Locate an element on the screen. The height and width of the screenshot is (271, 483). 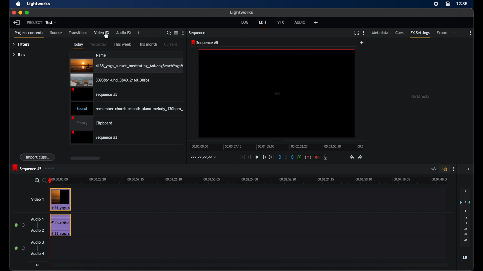
remove marked section is located at coordinates (308, 157).